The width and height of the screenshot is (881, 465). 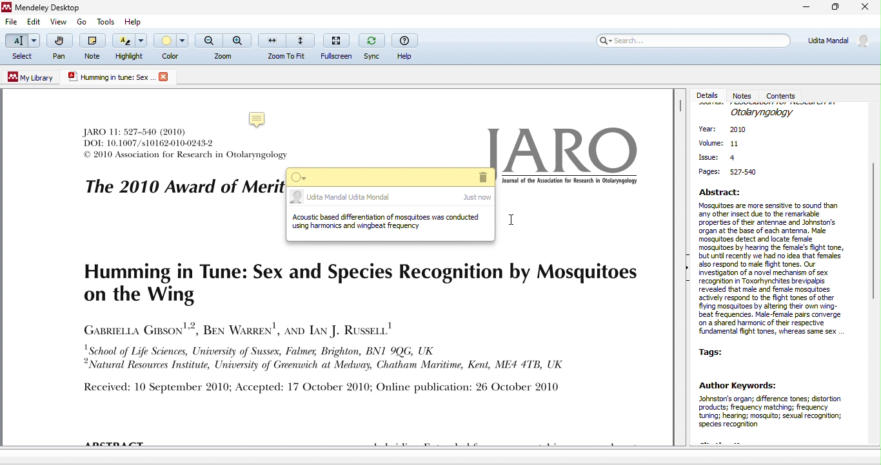 What do you see at coordinates (335, 46) in the screenshot?
I see `fullscreen` at bounding box center [335, 46].